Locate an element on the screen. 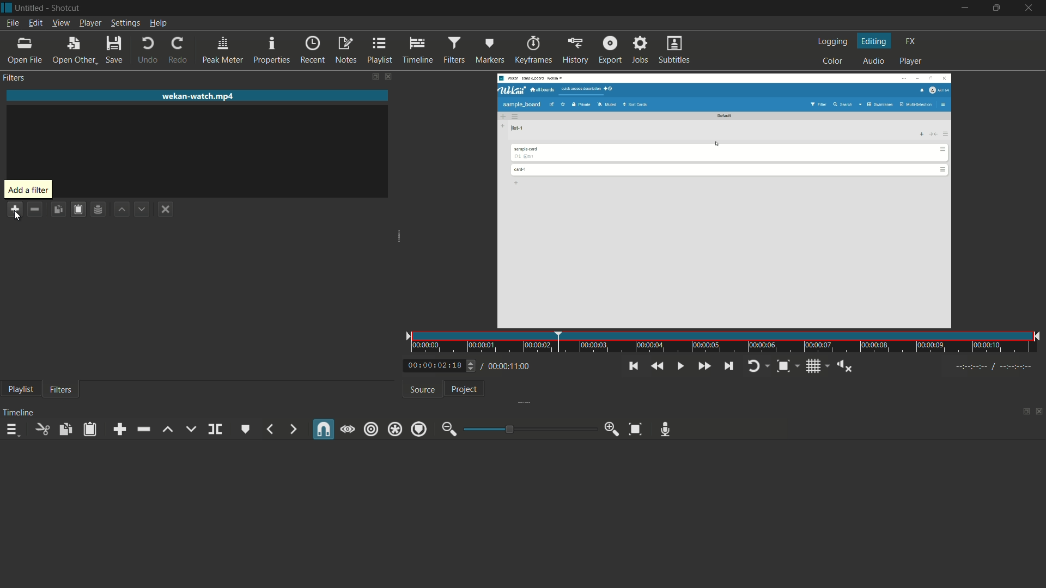  zoom out is located at coordinates (449, 429).